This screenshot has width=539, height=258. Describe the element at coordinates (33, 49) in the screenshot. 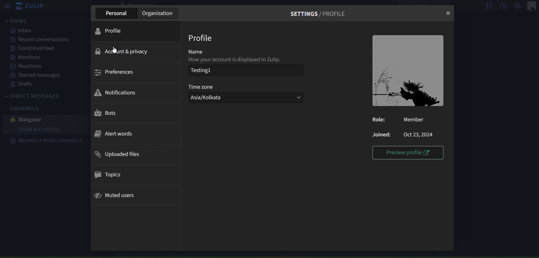

I see `combined feed` at that location.